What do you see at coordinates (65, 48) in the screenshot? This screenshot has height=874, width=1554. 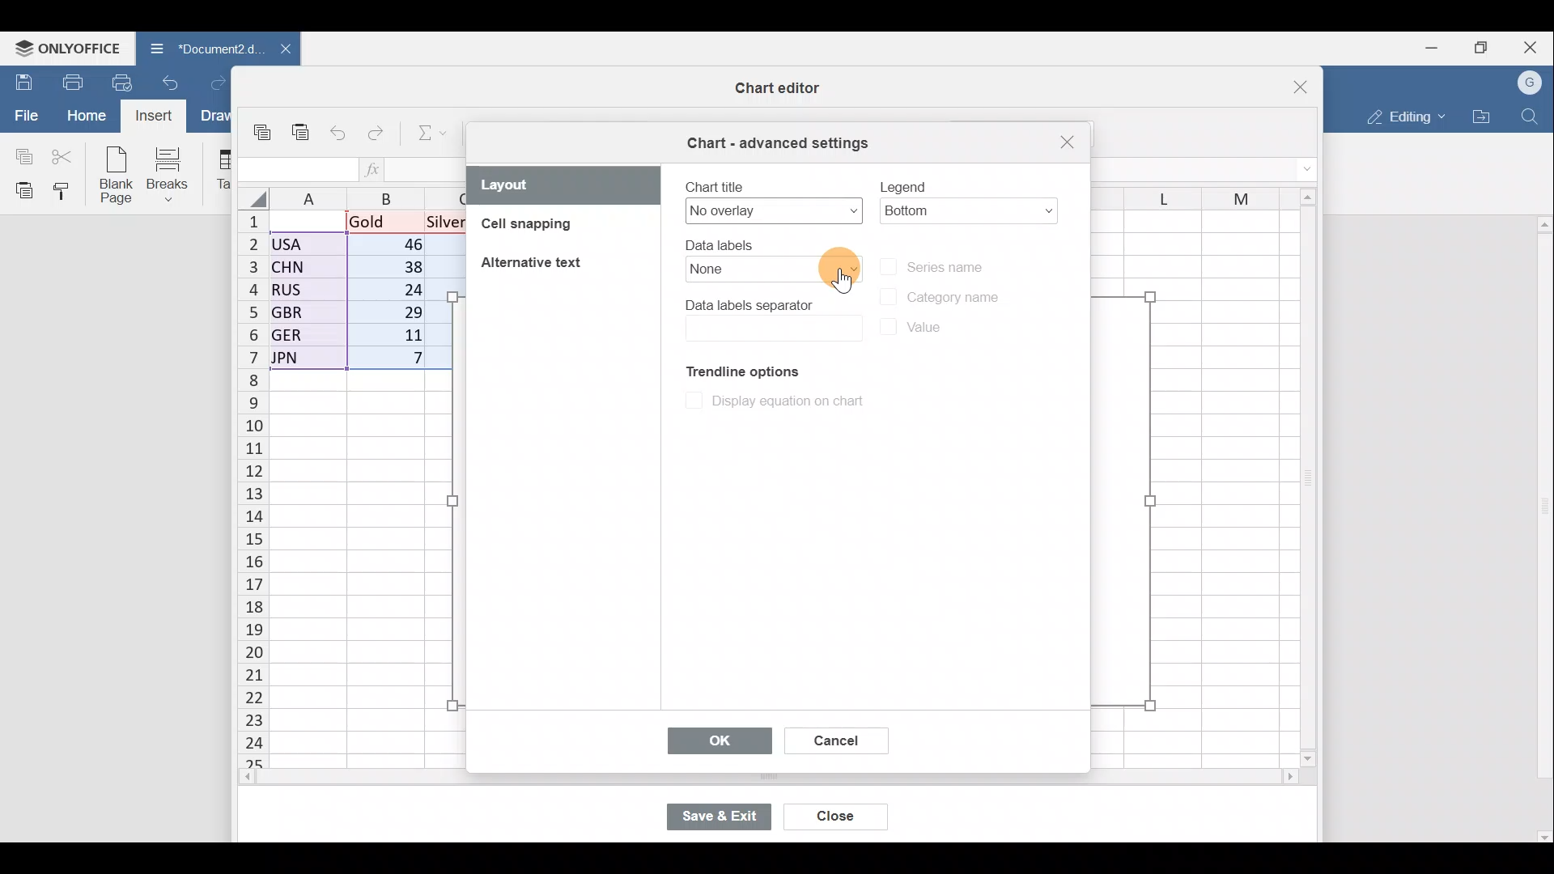 I see `ONLYOFFICE Menu` at bounding box center [65, 48].